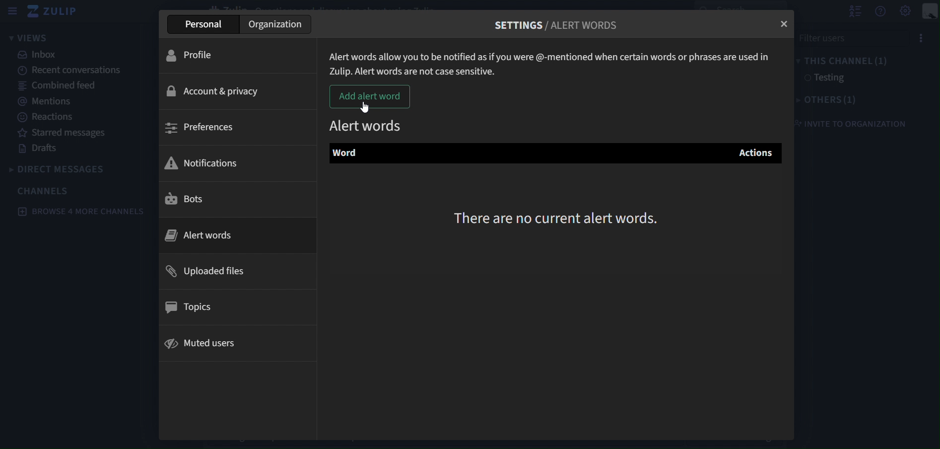 This screenshot has width=940, height=449. Describe the element at coordinates (211, 234) in the screenshot. I see `alert words` at that location.